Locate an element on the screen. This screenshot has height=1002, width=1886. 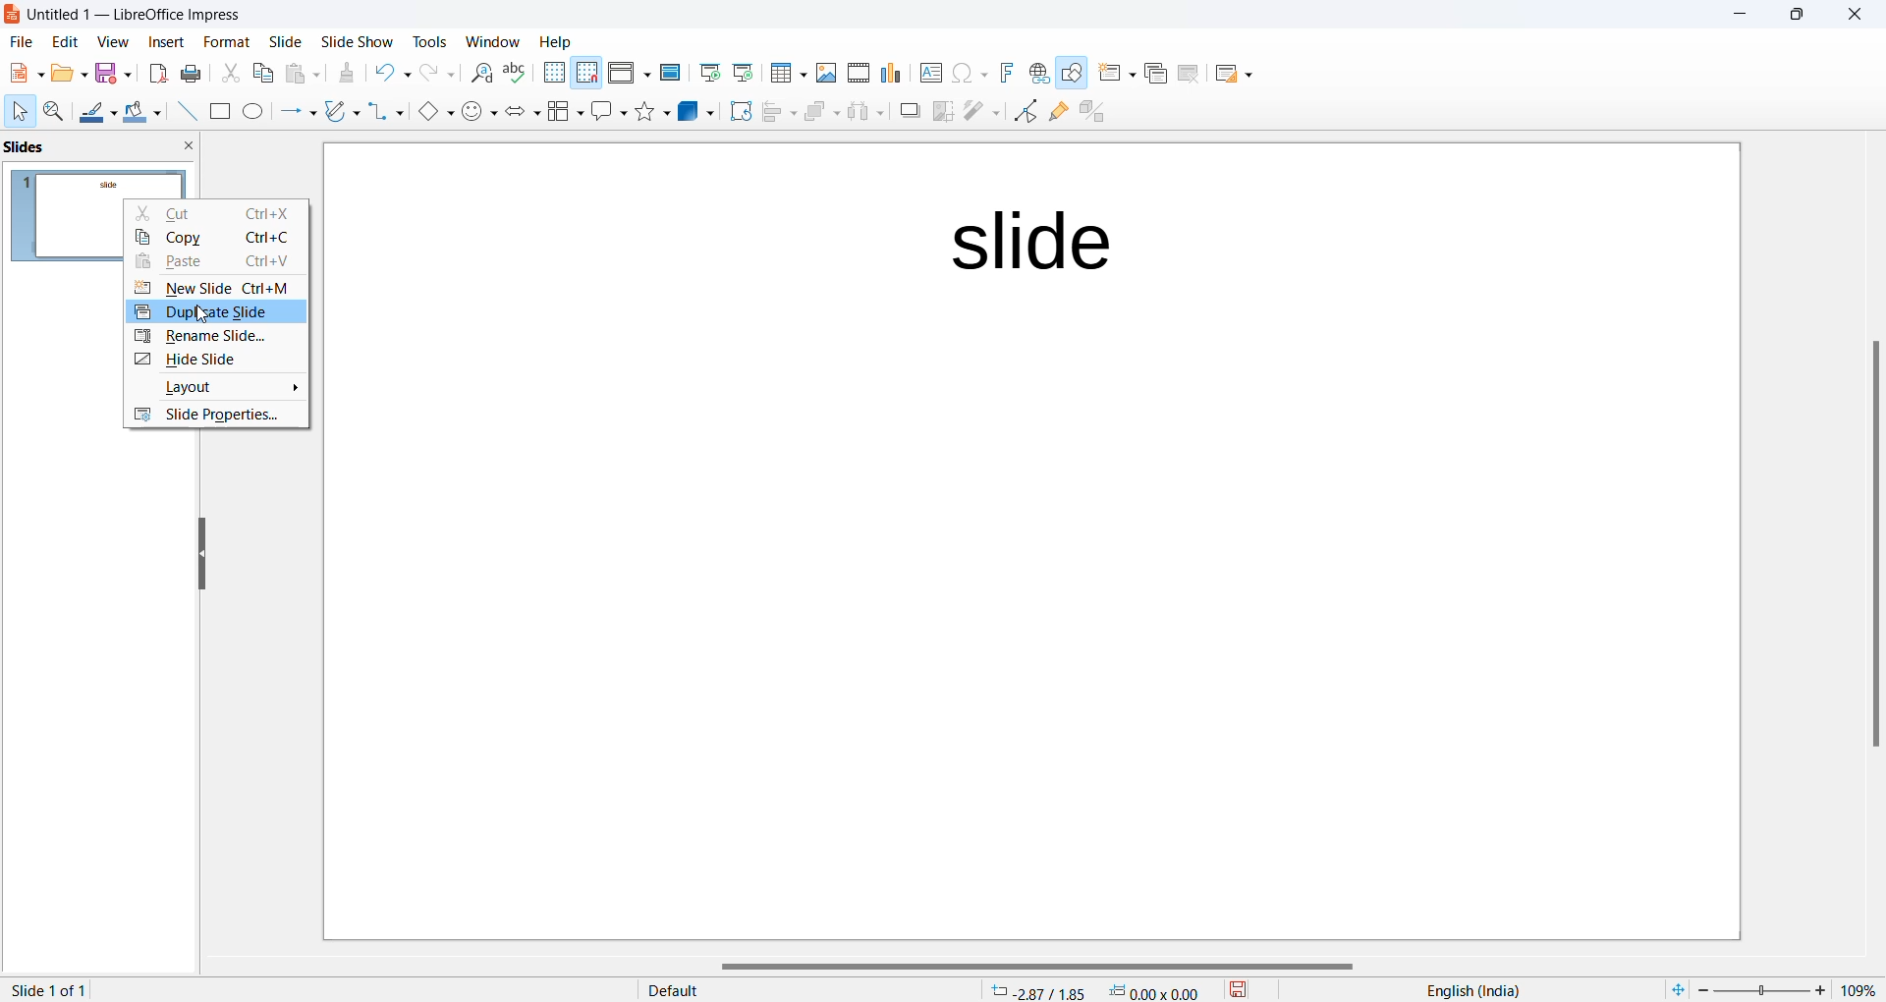
Ellipse is located at coordinates (251, 112).